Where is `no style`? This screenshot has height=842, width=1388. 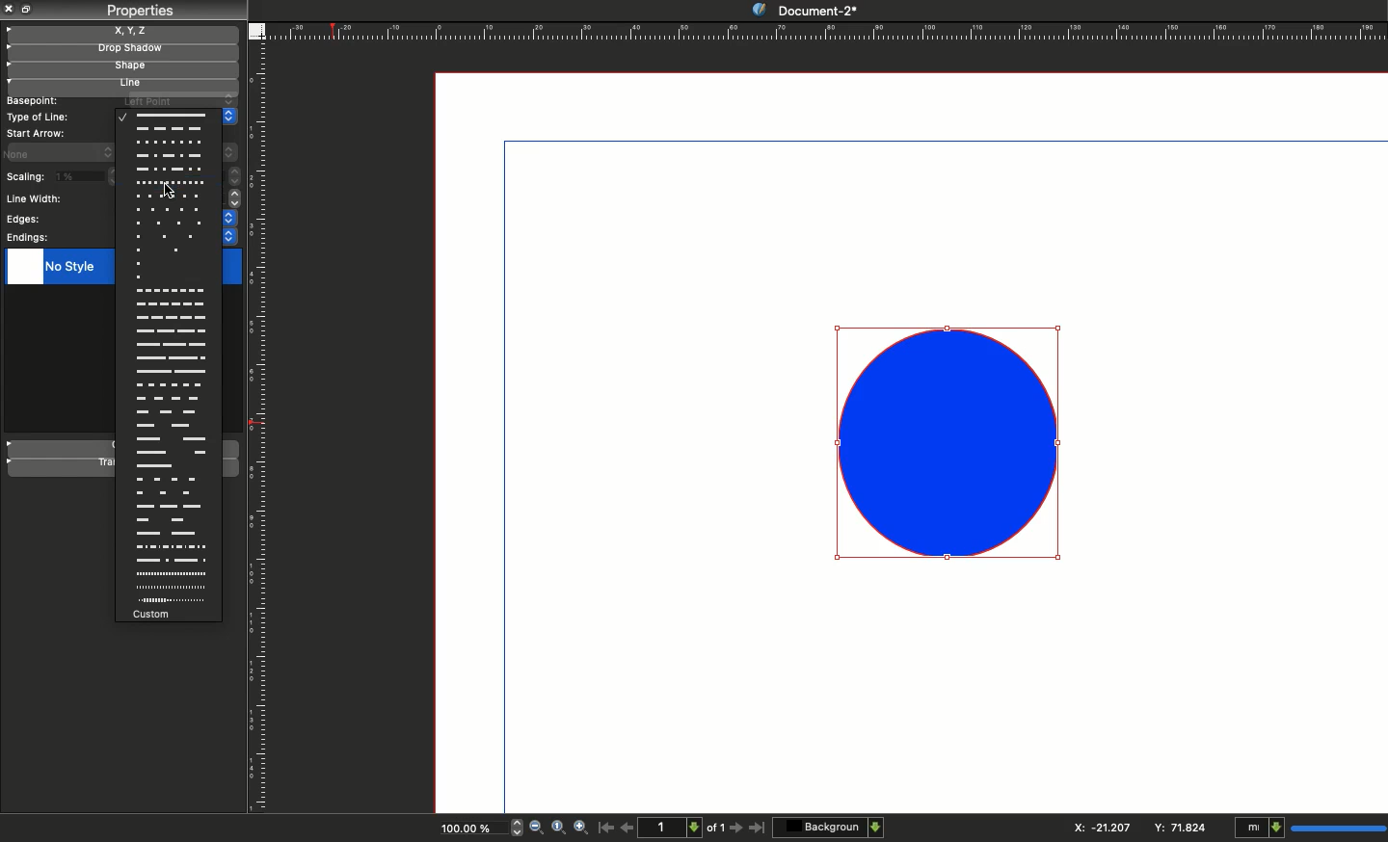
no style is located at coordinates (70, 269).